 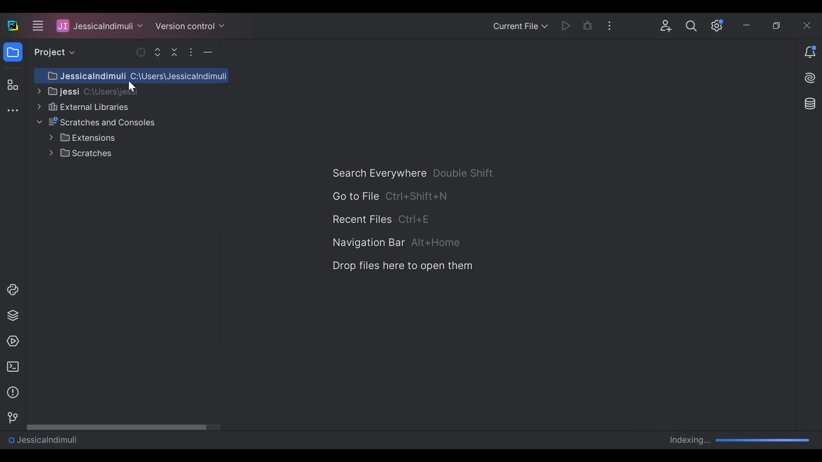 I want to click on folder, so click(x=12, y=53).